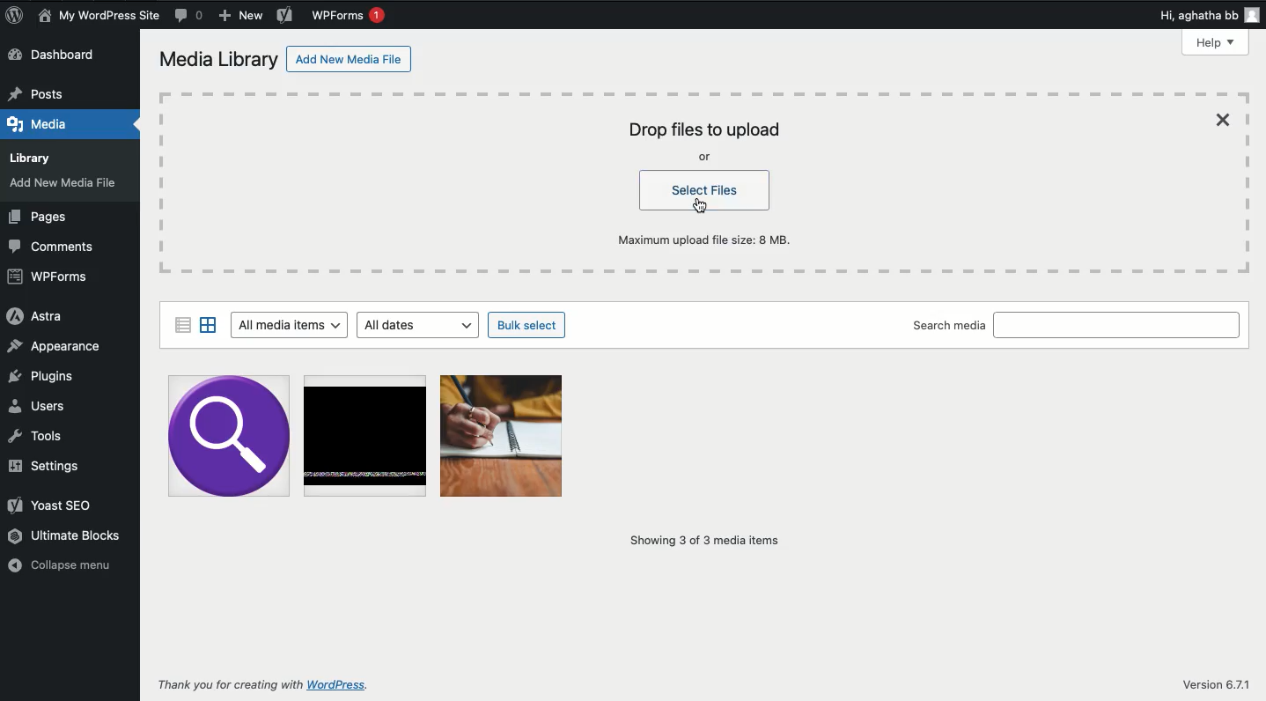 Image resolution: width=1266 pixels, height=701 pixels. What do you see at coordinates (704, 541) in the screenshot?
I see `Showing 3 of 3 media items` at bounding box center [704, 541].